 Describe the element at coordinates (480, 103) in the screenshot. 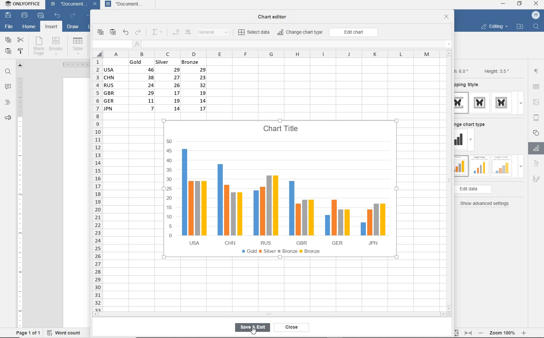

I see `type 2` at that location.